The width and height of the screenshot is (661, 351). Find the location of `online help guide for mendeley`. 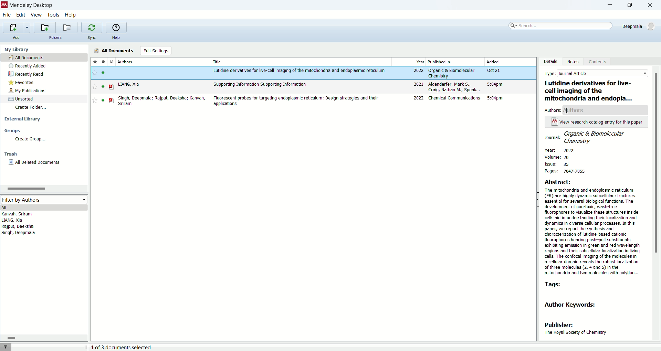

online help guide for mendeley is located at coordinates (116, 27).